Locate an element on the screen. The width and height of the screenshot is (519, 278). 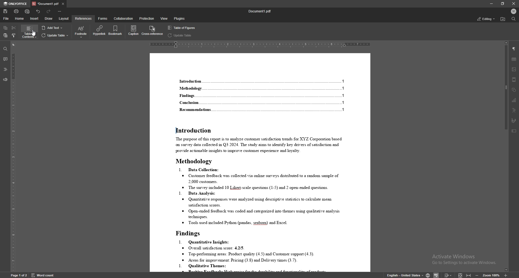
view is located at coordinates (164, 19).